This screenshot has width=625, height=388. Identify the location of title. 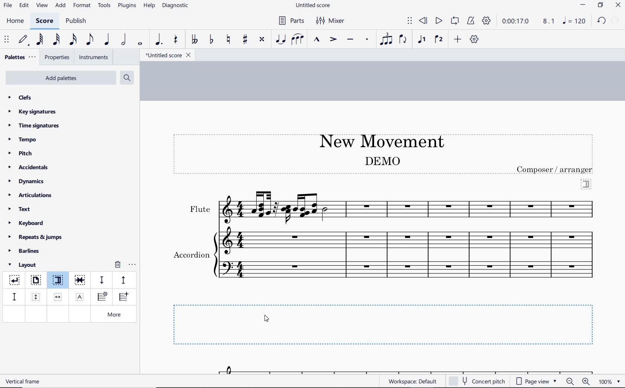
(378, 140).